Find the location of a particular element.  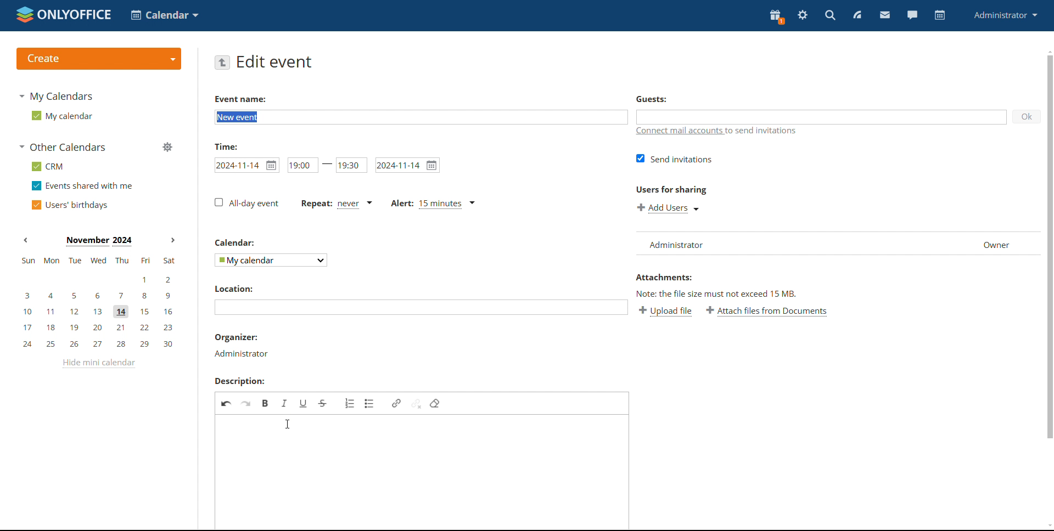

insert/remove numbered list is located at coordinates (350, 403).